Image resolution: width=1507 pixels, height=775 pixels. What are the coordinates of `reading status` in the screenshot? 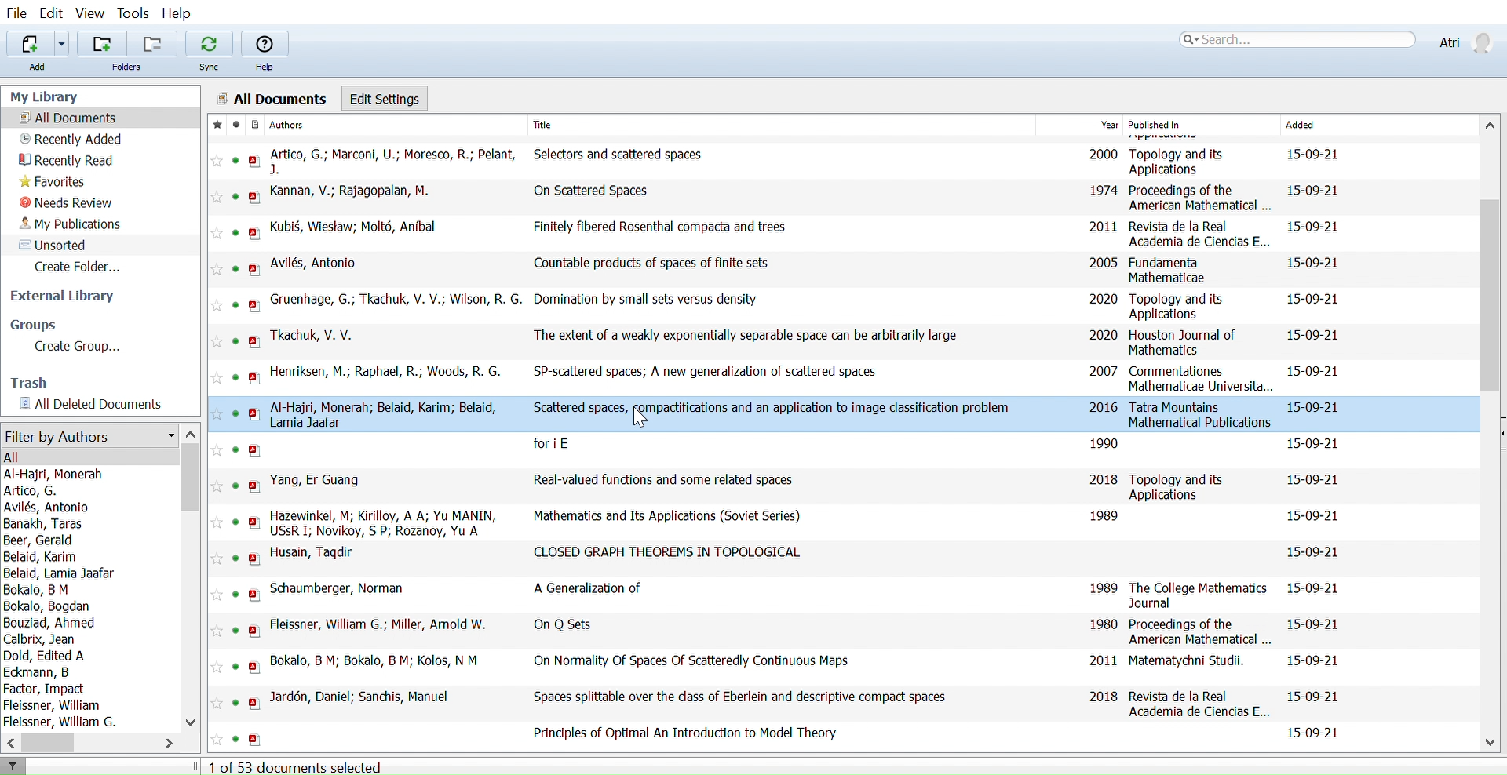 It's located at (234, 379).